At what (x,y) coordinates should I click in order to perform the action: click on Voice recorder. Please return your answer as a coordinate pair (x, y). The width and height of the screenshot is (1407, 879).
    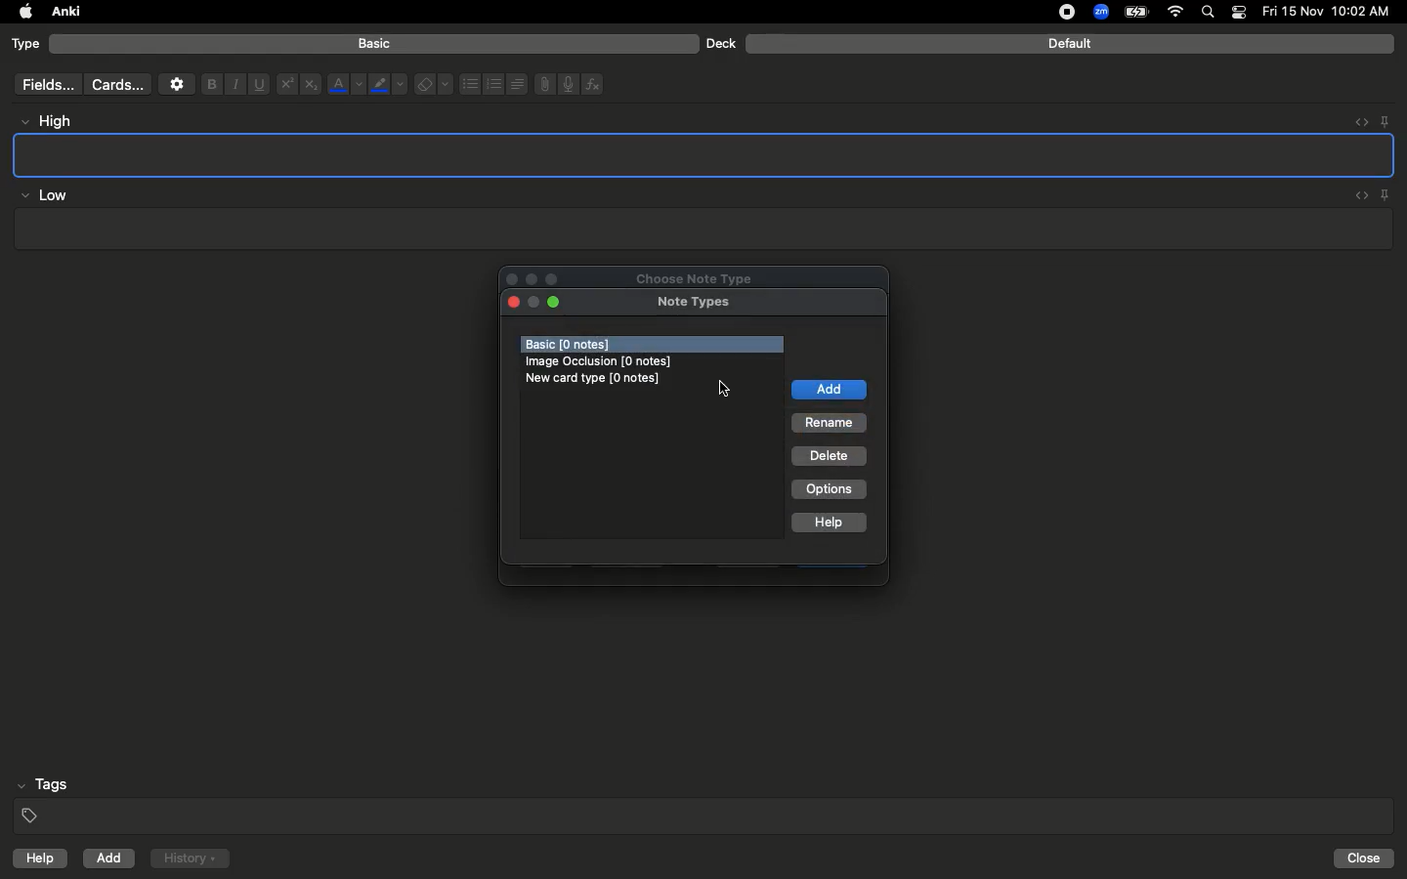
    Looking at the image, I should click on (567, 82).